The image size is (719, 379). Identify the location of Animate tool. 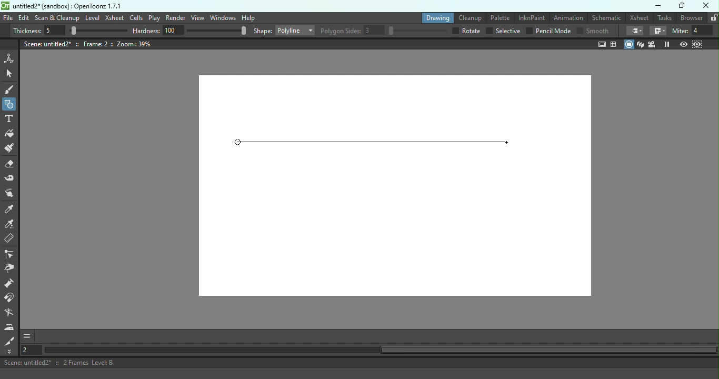
(11, 58).